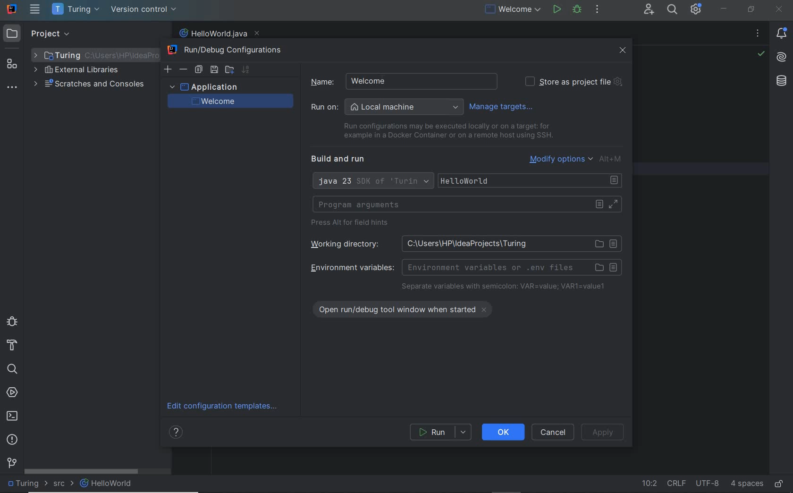  What do you see at coordinates (504, 287) in the screenshot?
I see `separate variables` at bounding box center [504, 287].